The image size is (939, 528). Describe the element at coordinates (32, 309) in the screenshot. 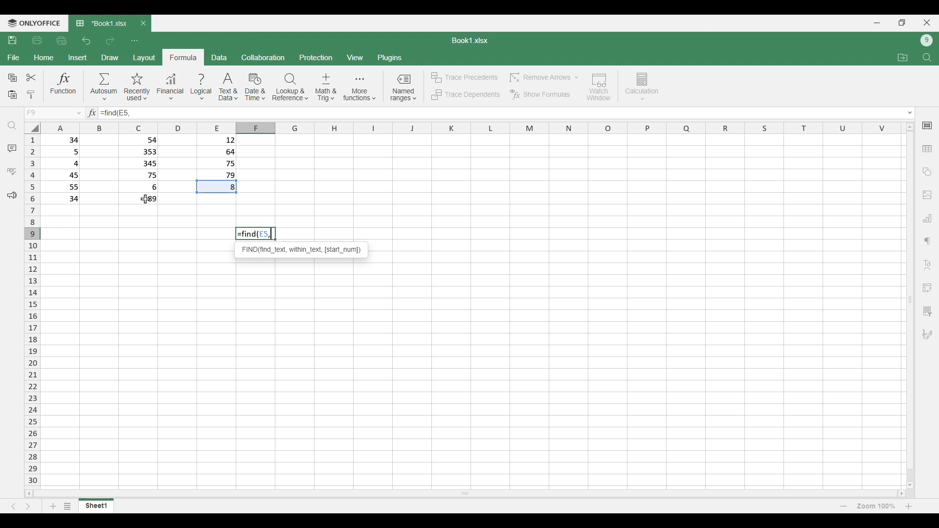

I see `Indicates rows` at that location.